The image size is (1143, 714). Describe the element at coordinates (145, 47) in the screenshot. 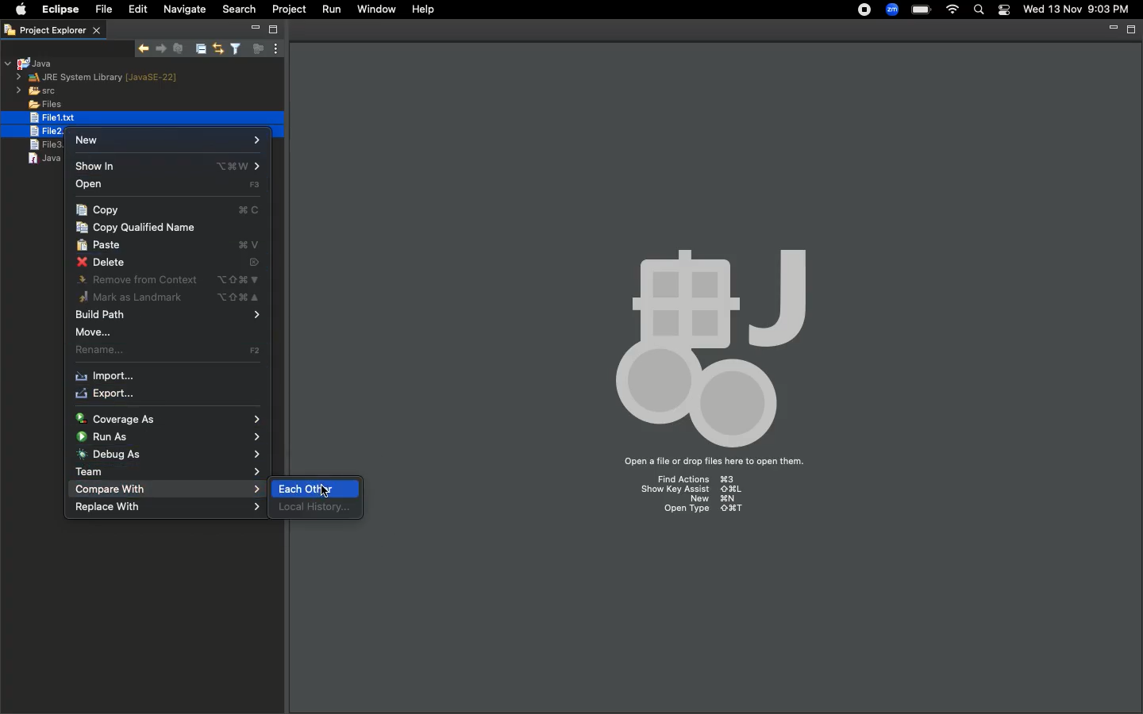

I see `Show next match` at that location.